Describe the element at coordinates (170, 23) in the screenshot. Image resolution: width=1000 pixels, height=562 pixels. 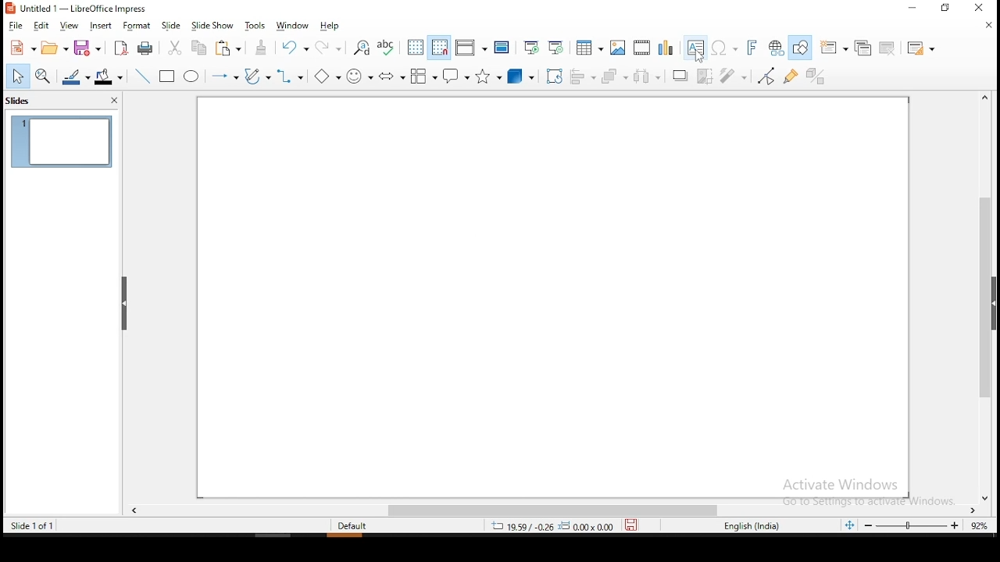
I see `slide` at that location.